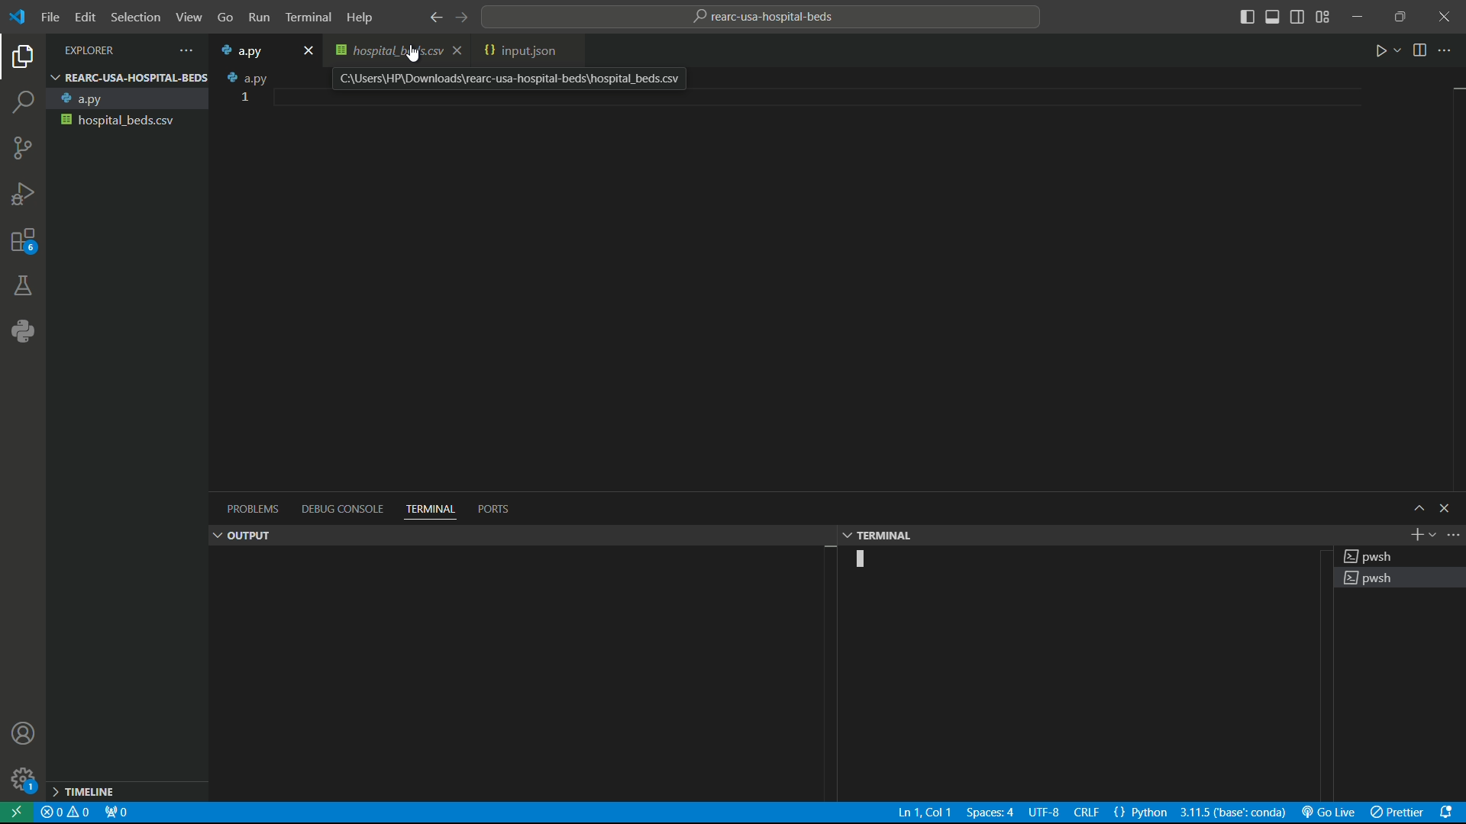 Image resolution: width=1466 pixels, height=824 pixels. Describe the element at coordinates (364, 18) in the screenshot. I see `help menu` at that location.